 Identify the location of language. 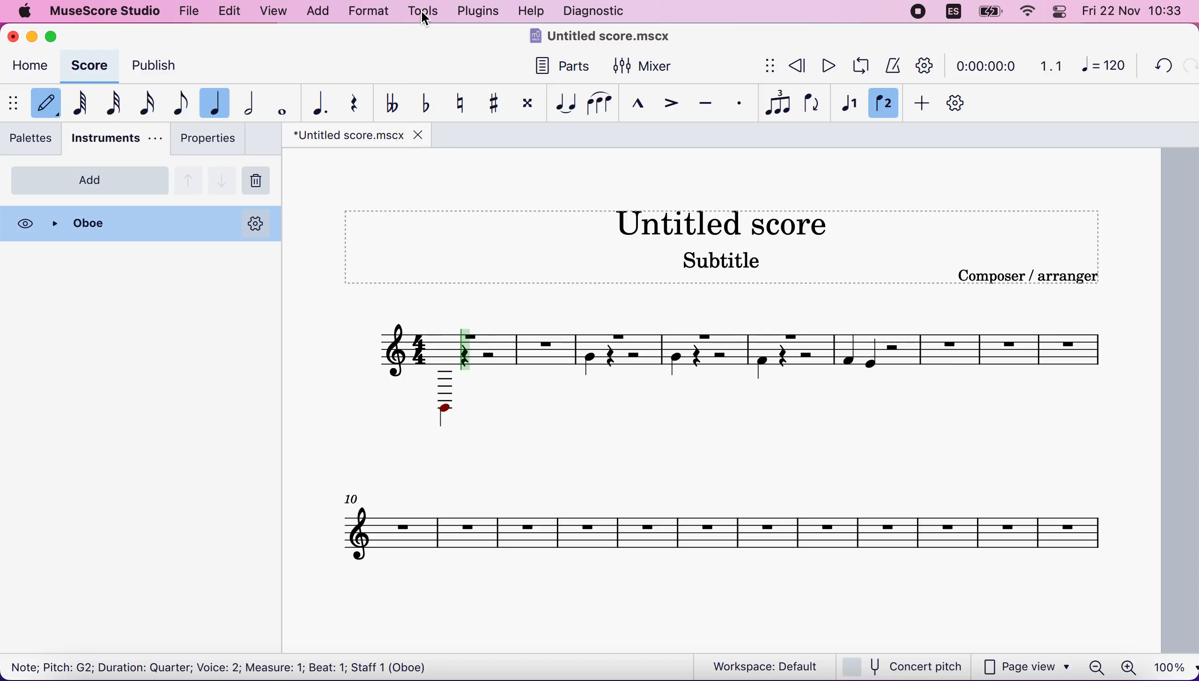
(951, 12).